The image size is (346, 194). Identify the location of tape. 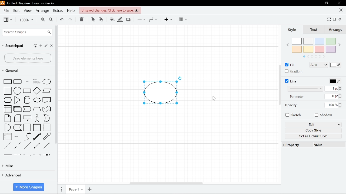
(47, 109).